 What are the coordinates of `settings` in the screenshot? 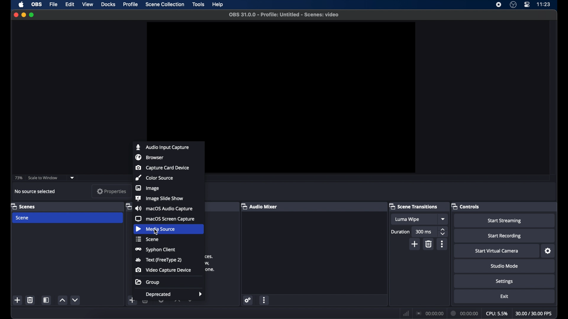 It's located at (161, 302).